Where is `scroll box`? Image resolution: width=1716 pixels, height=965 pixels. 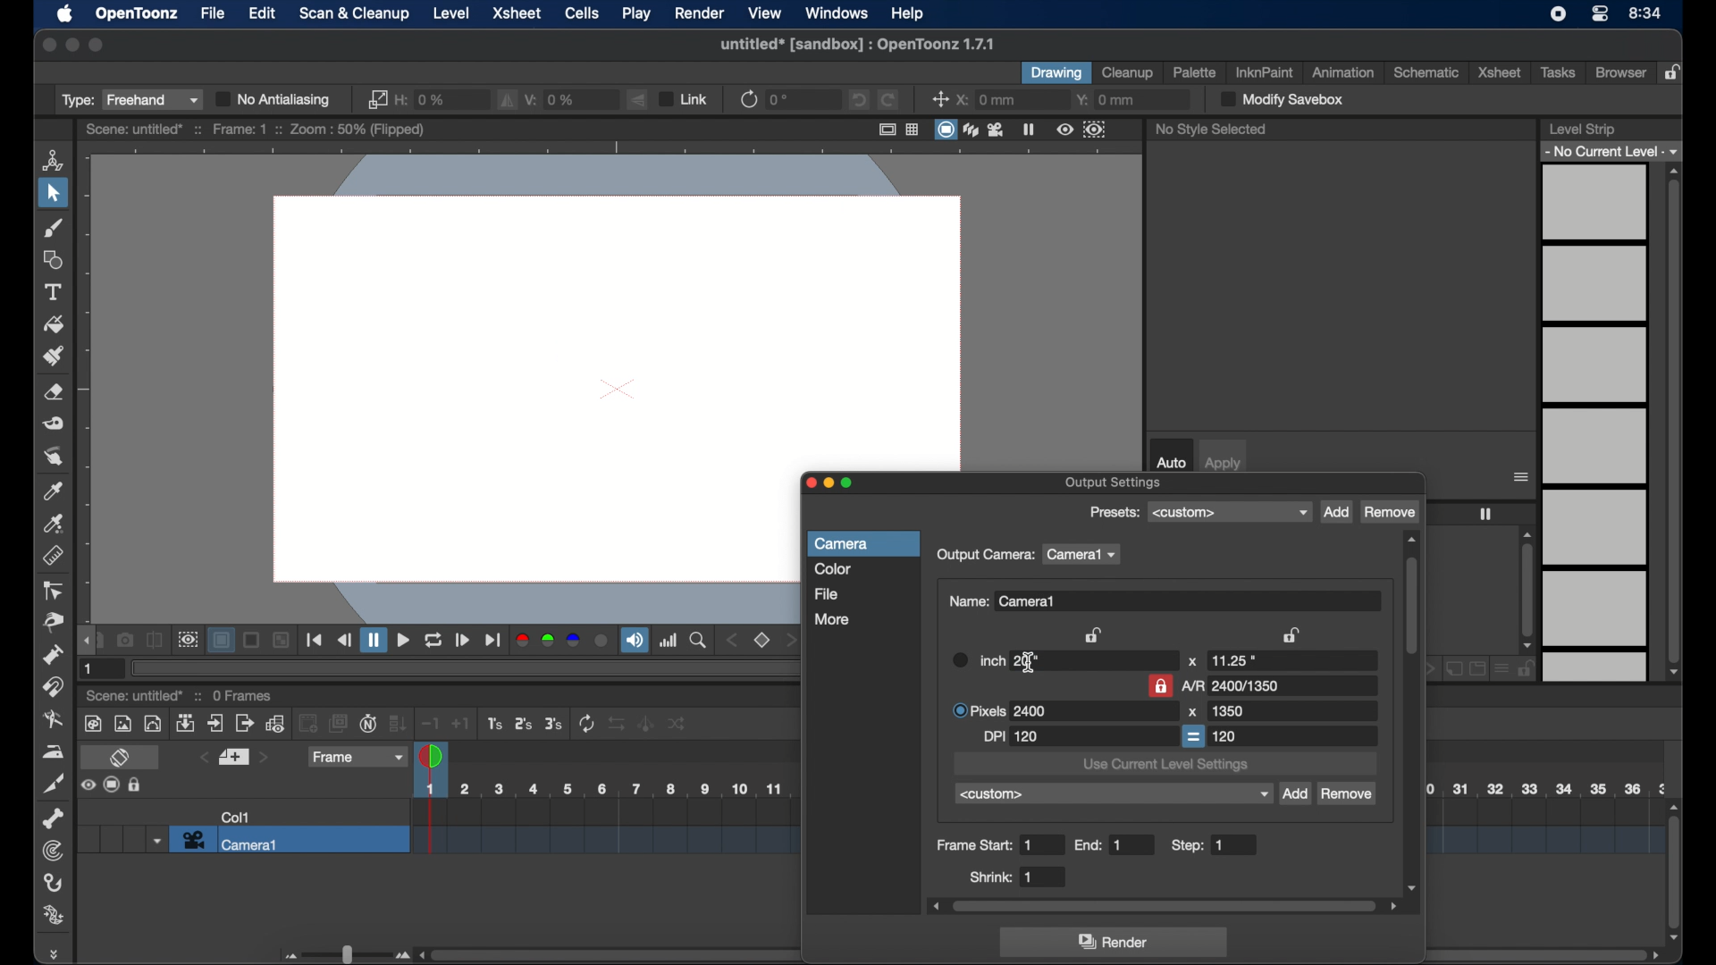 scroll box is located at coordinates (1165, 906).